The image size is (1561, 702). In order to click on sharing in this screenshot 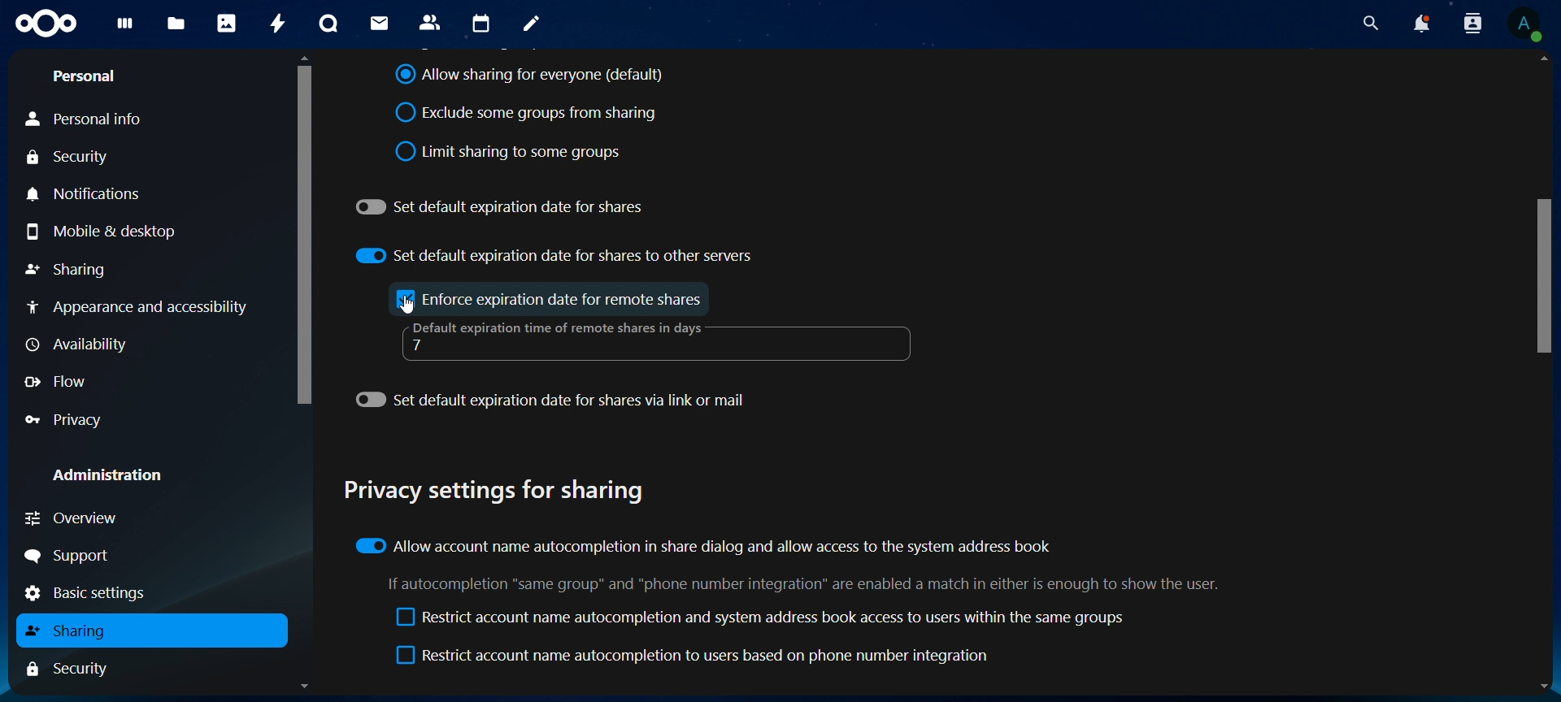, I will do `click(75, 632)`.